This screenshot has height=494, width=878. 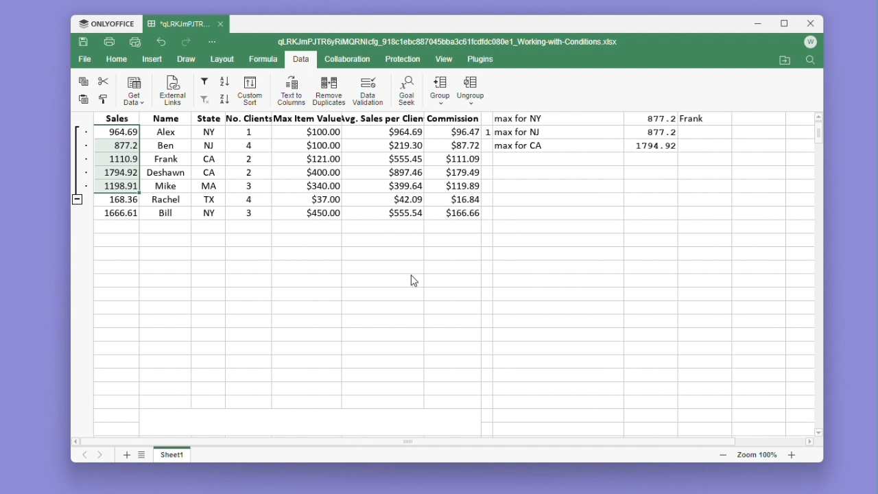 I want to click on Go back , so click(x=163, y=43).